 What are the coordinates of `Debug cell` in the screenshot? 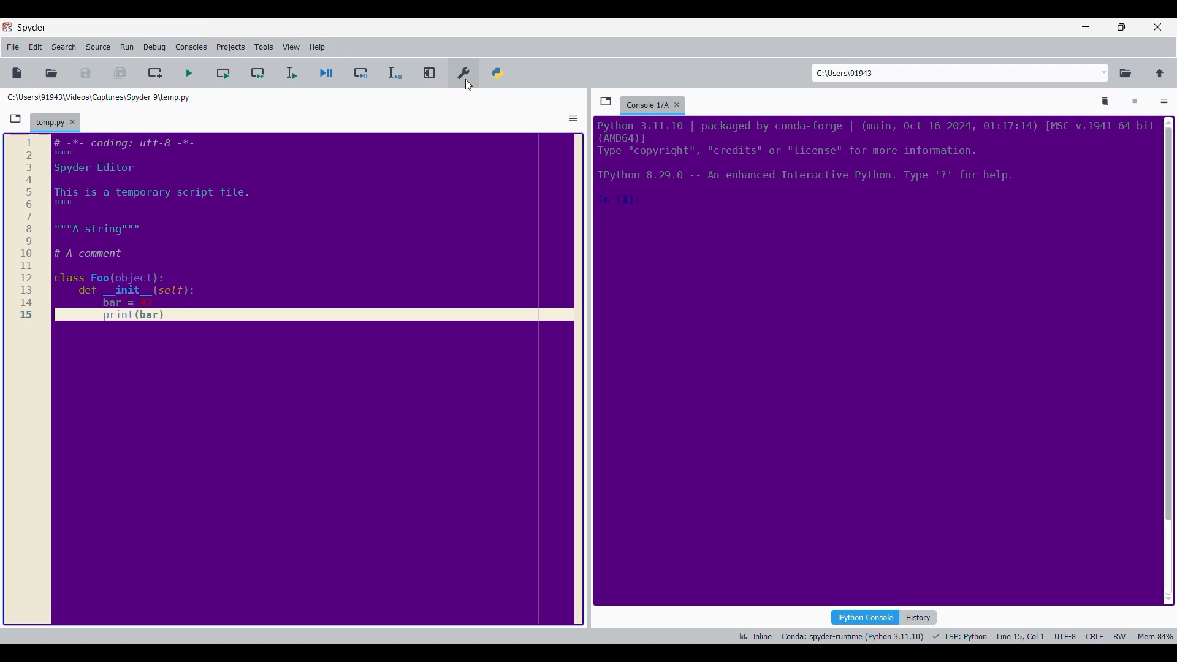 It's located at (361, 73).